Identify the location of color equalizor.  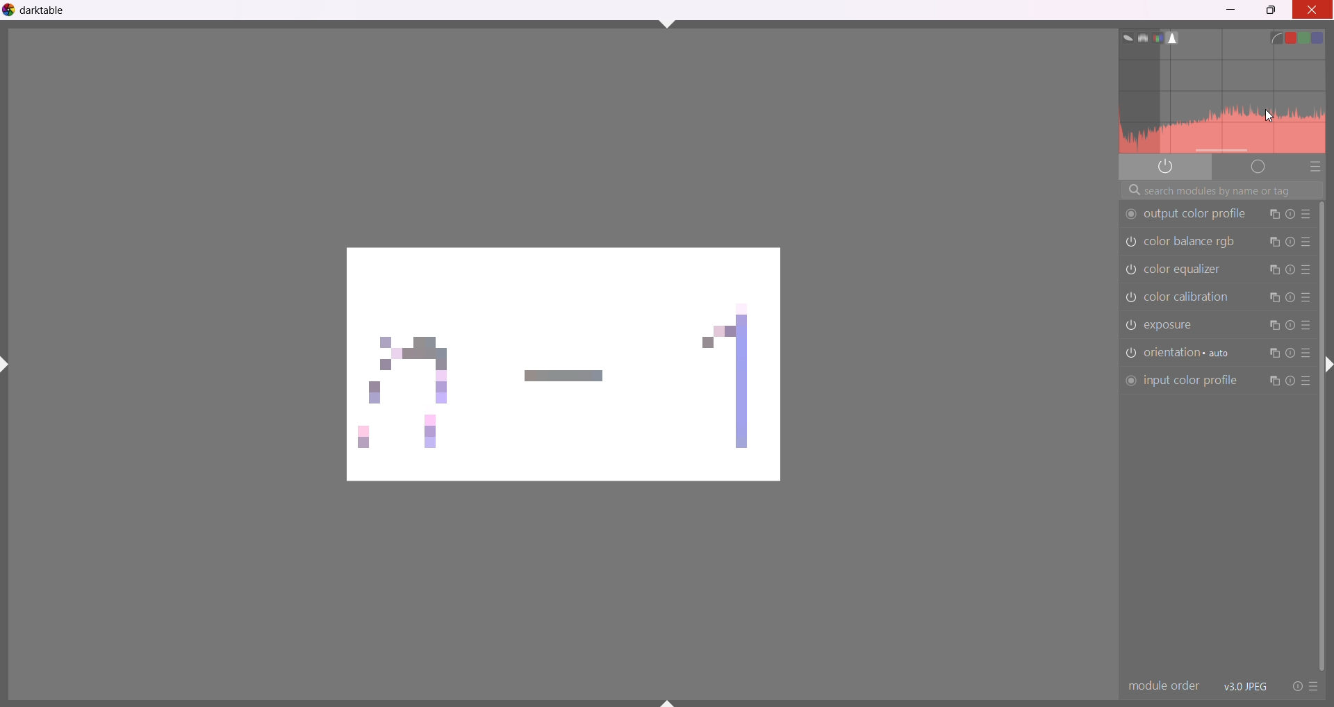
(1187, 268).